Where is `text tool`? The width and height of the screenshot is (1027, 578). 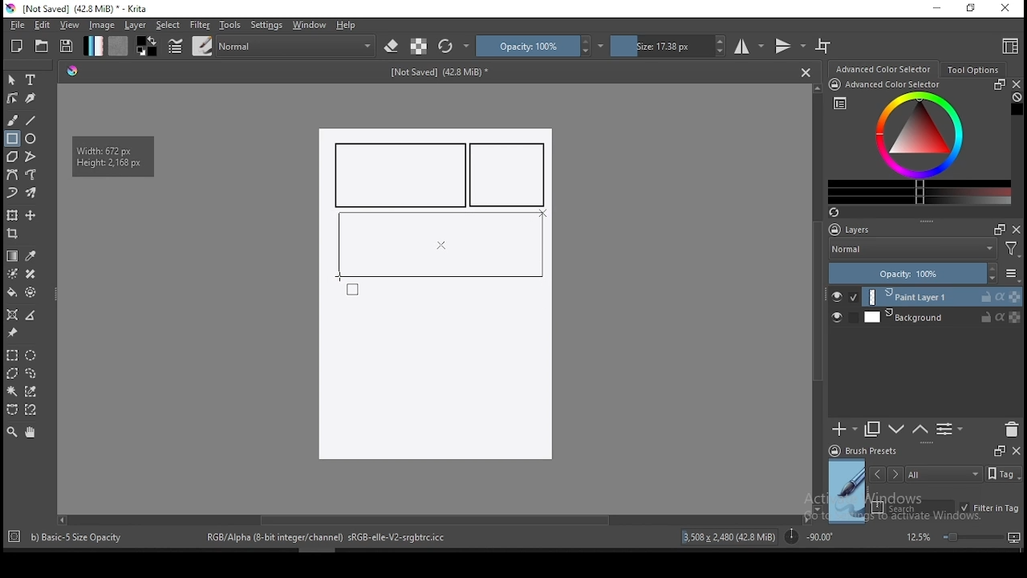 text tool is located at coordinates (31, 80).